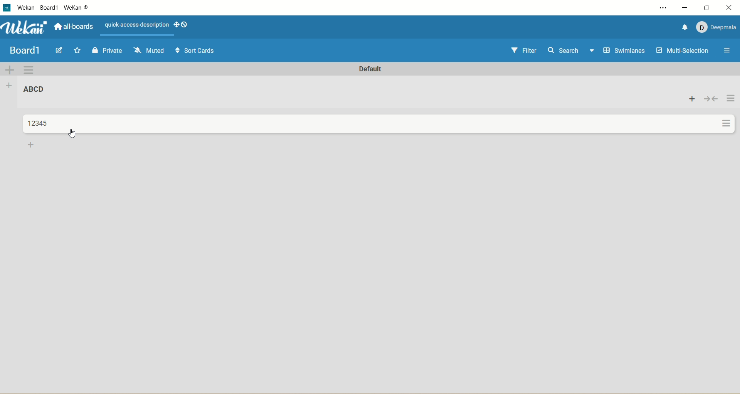 The height and width of the screenshot is (394, 740). What do you see at coordinates (40, 123) in the screenshot?
I see `title` at bounding box center [40, 123].